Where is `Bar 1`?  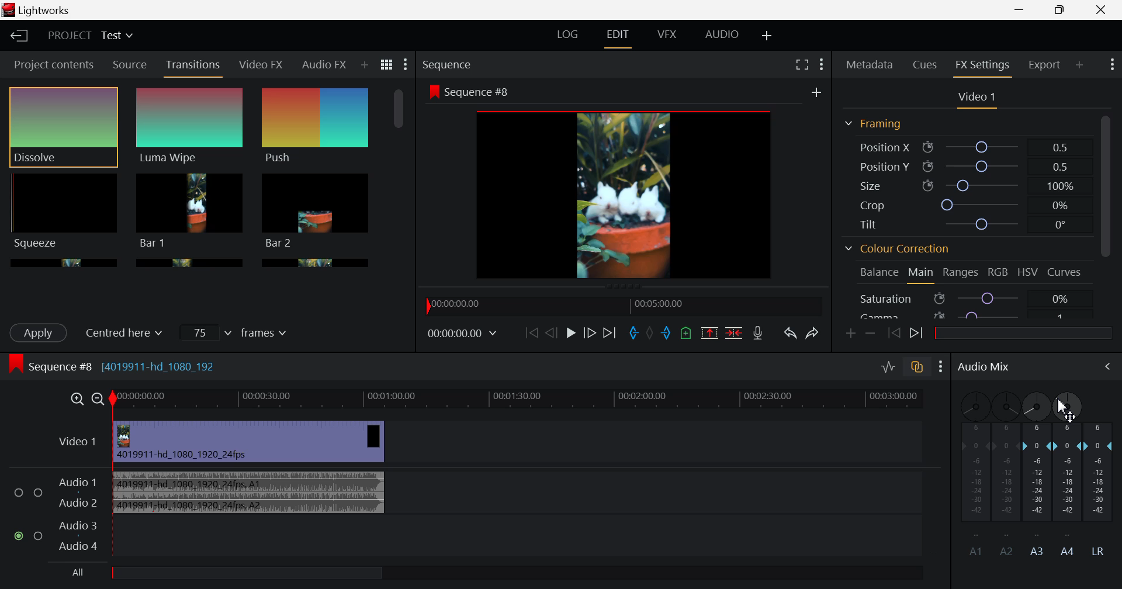
Bar 1 is located at coordinates (316, 211).